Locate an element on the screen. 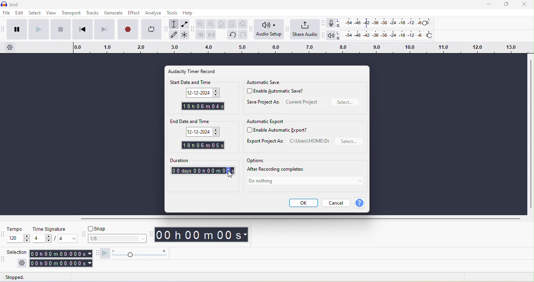  transport is located at coordinates (72, 13).